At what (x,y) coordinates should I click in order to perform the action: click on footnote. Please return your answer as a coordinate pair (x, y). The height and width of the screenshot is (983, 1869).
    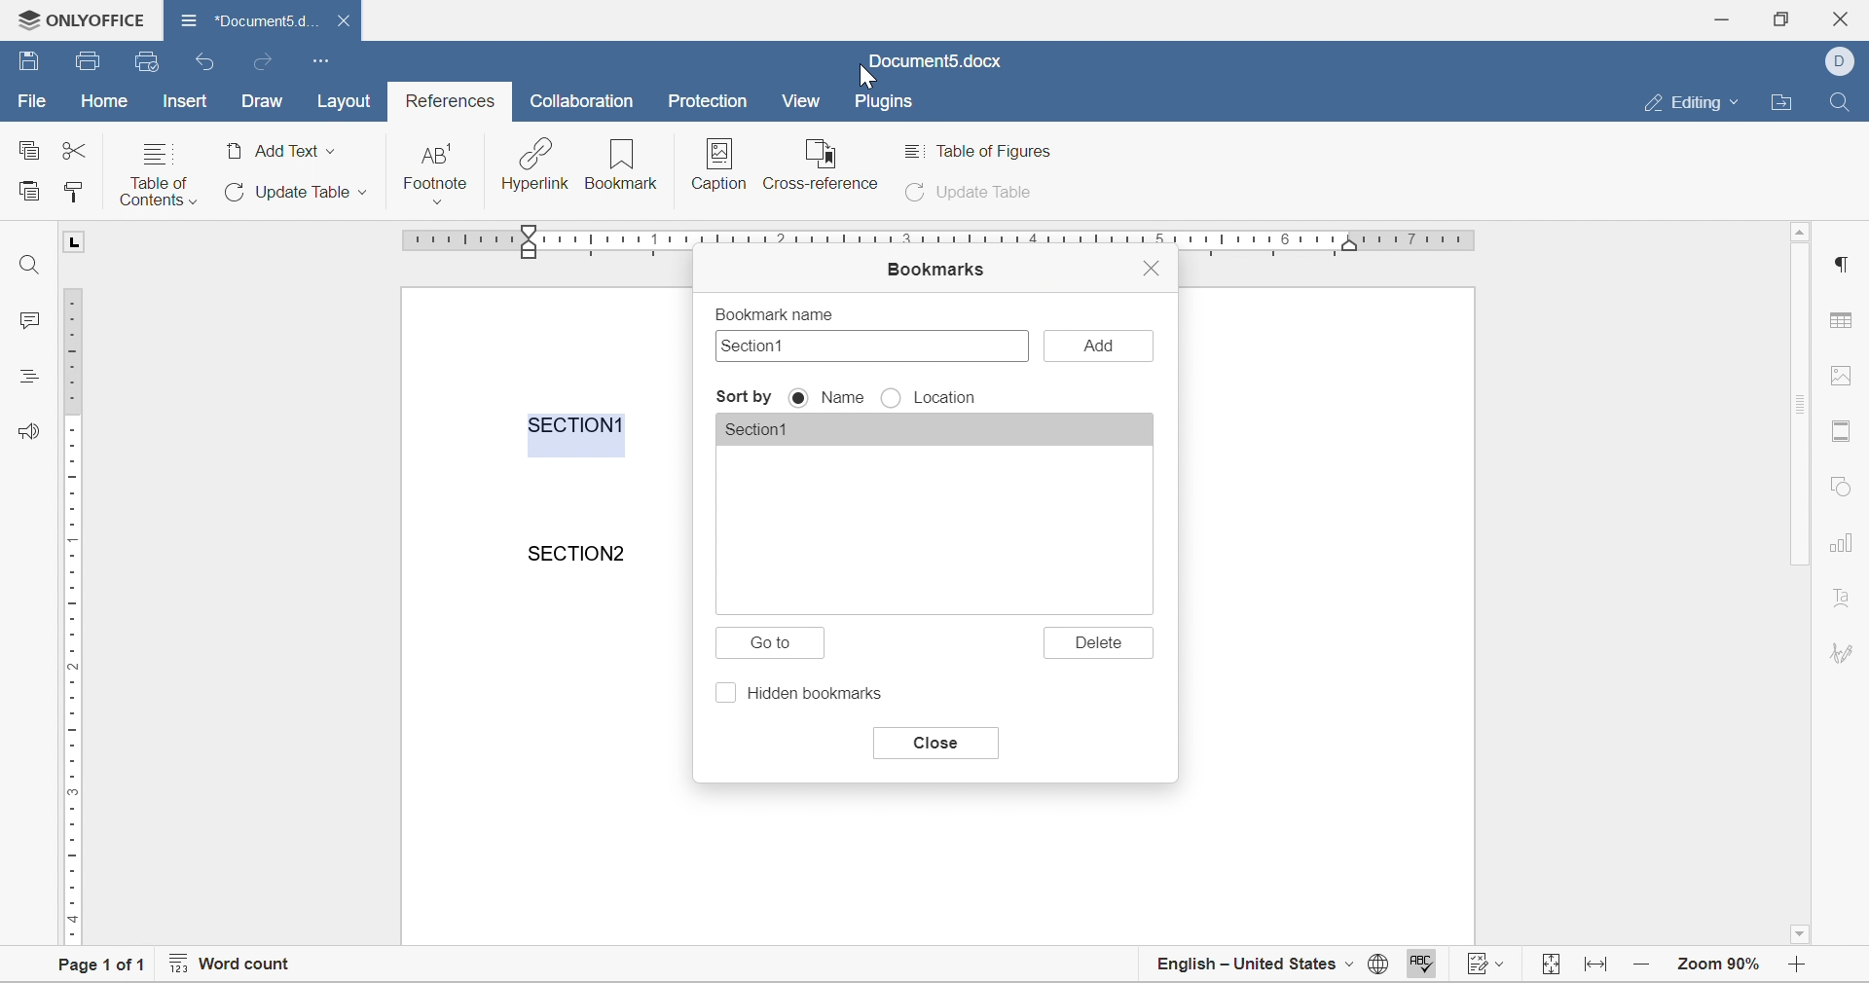
    Looking at the image, I should click on (437, 172).